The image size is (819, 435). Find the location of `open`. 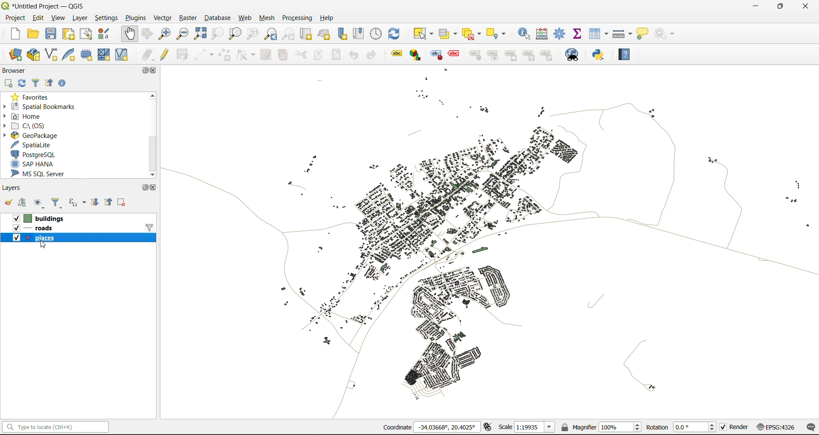

open is located at coordinates (9, 203).